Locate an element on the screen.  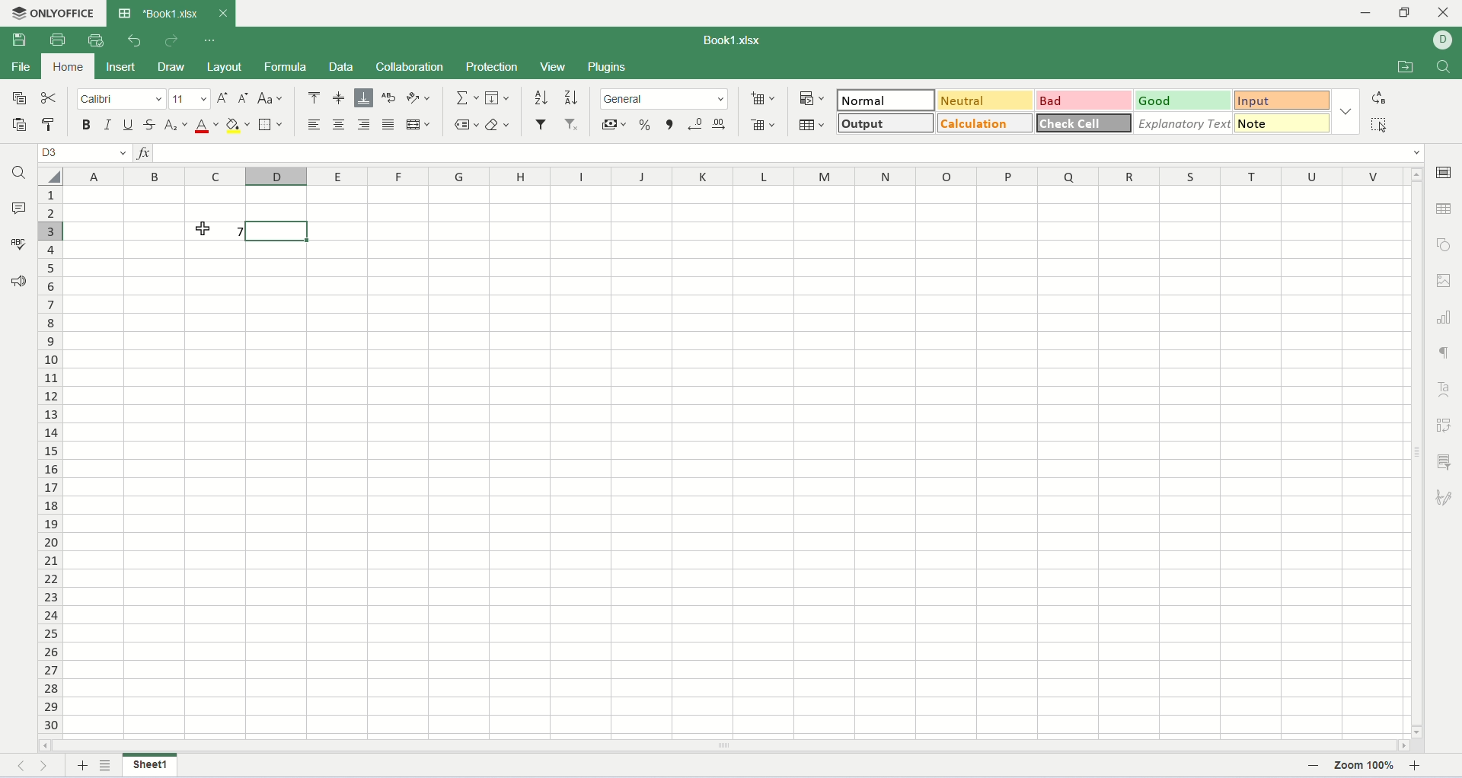
maximize is located at coordinates (1406, 12).